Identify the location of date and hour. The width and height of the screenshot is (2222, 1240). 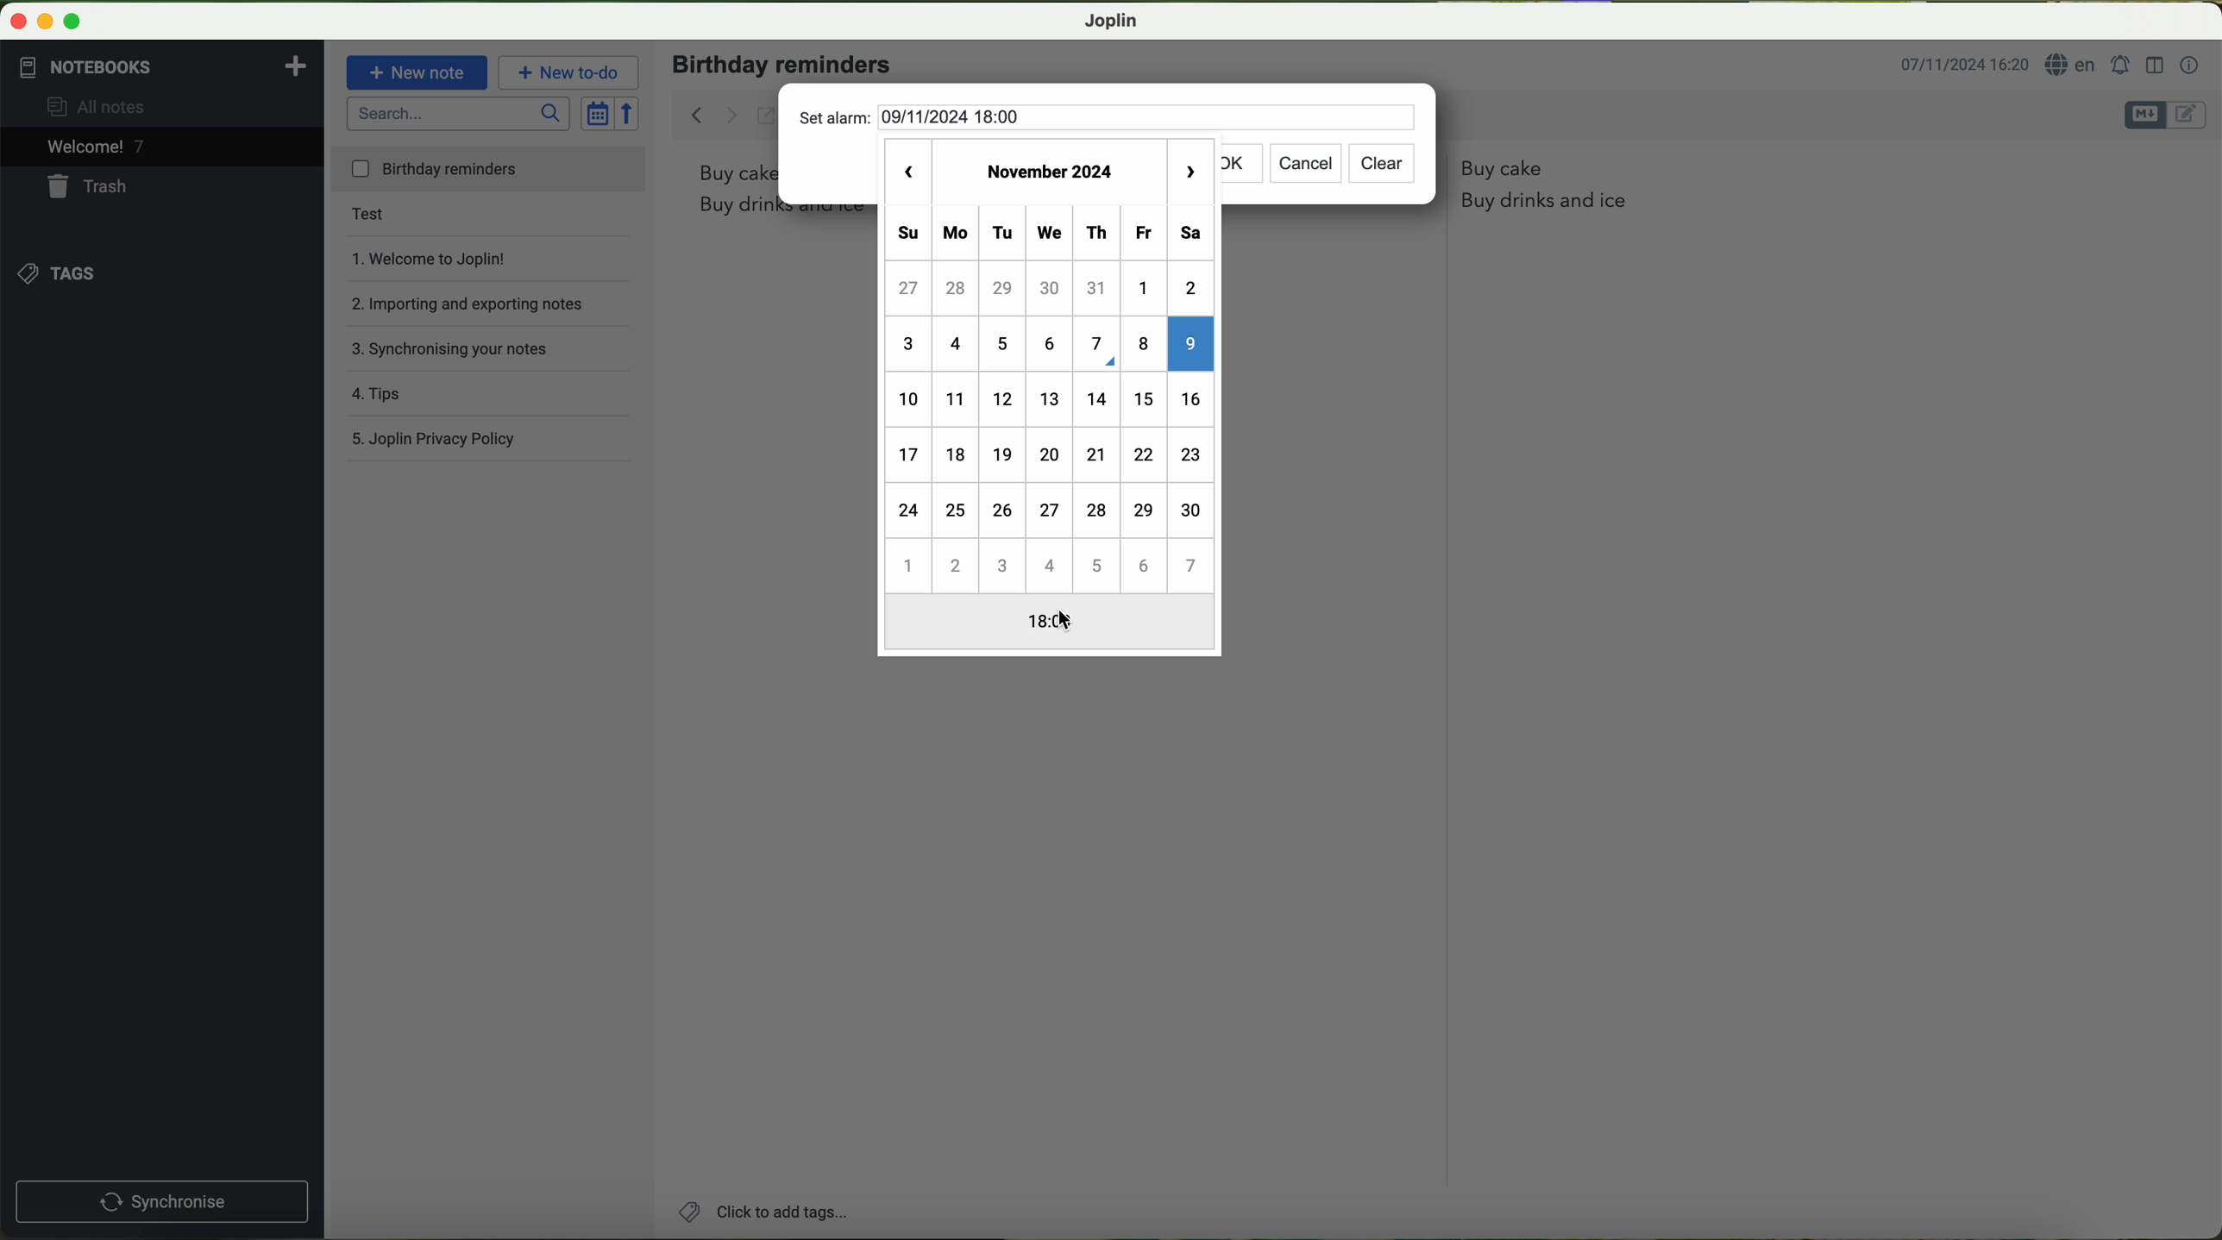
(1965, 65).